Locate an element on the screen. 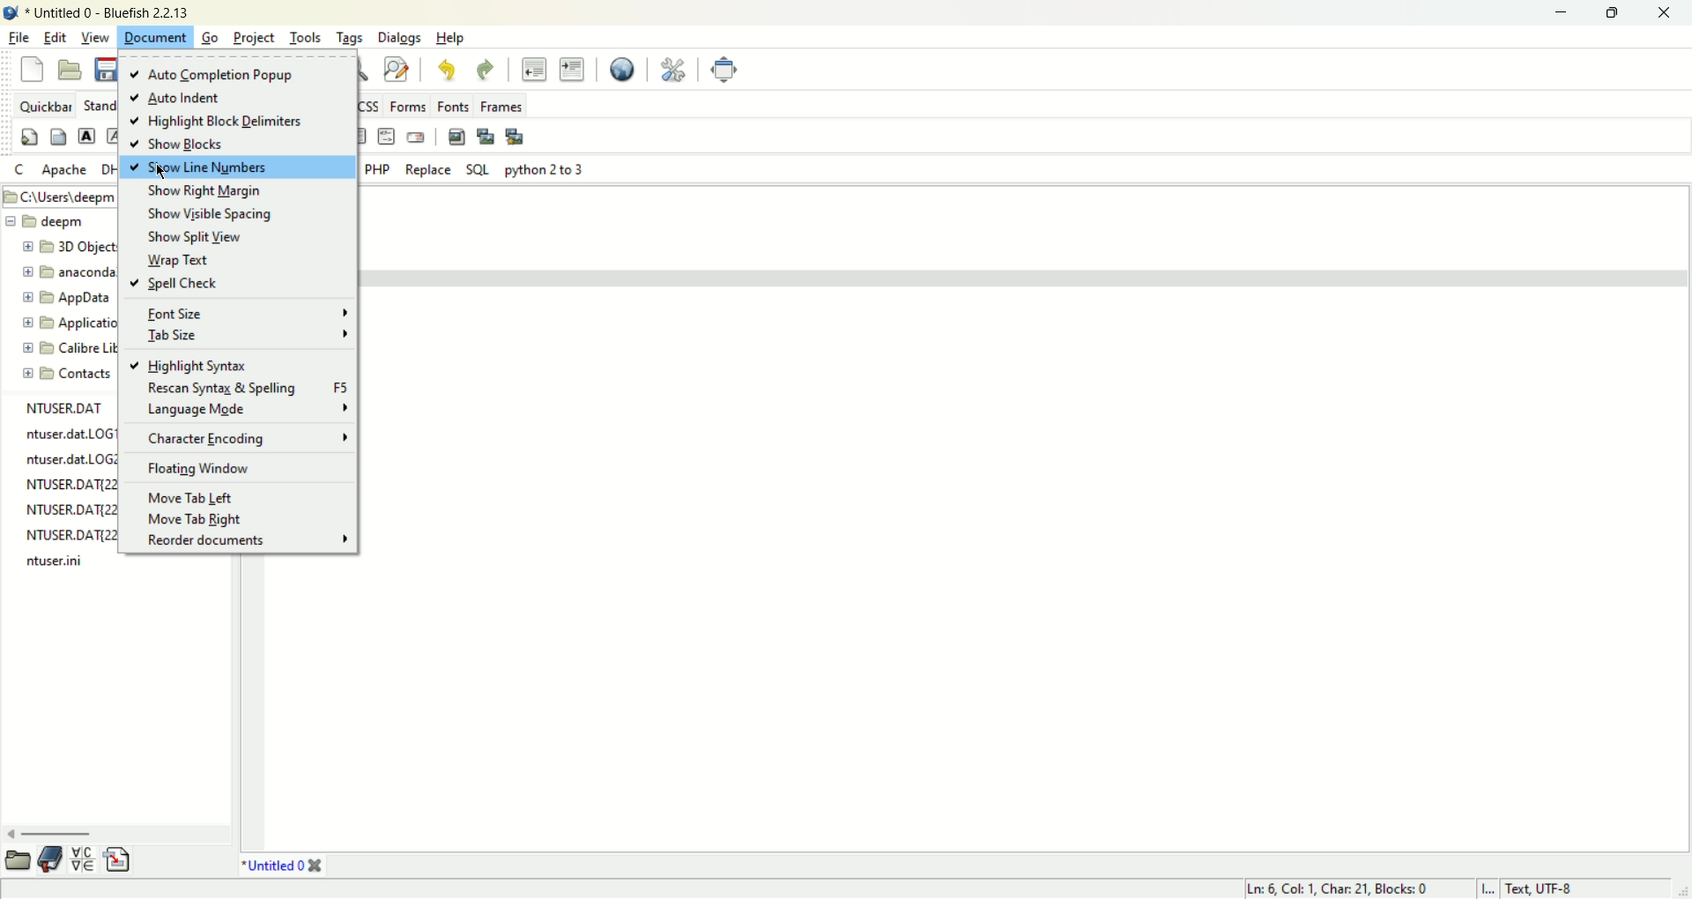 The height and width of the screenshot is (899, 1692). spell check is located at coordinates (174, 283).